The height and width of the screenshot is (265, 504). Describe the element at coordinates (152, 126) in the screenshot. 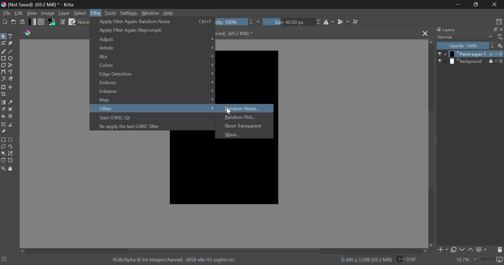

I see `Re-apply the last GMIC filter` at that location.